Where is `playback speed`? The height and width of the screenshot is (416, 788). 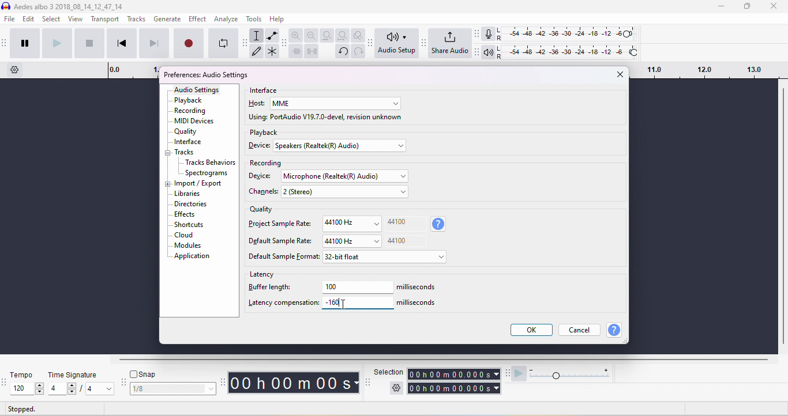 playback speed is located at coordinates (572, 374).